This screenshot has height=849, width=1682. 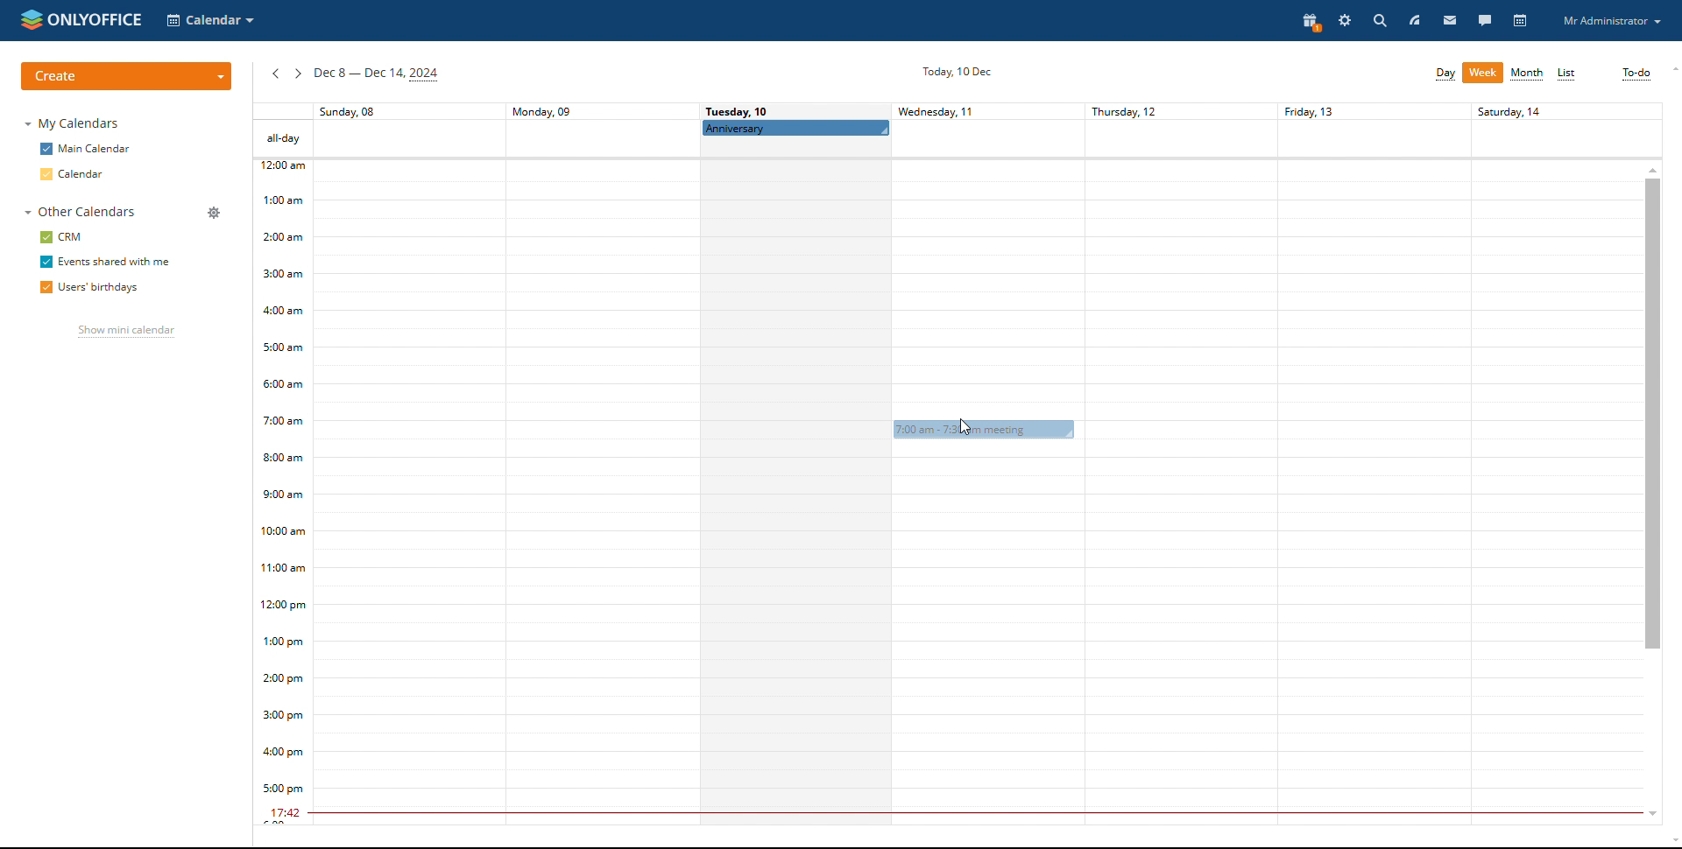 What do you see at coordinates (214, 213) in the screenshot?
I see `manage` at bounding box center [214, 213].